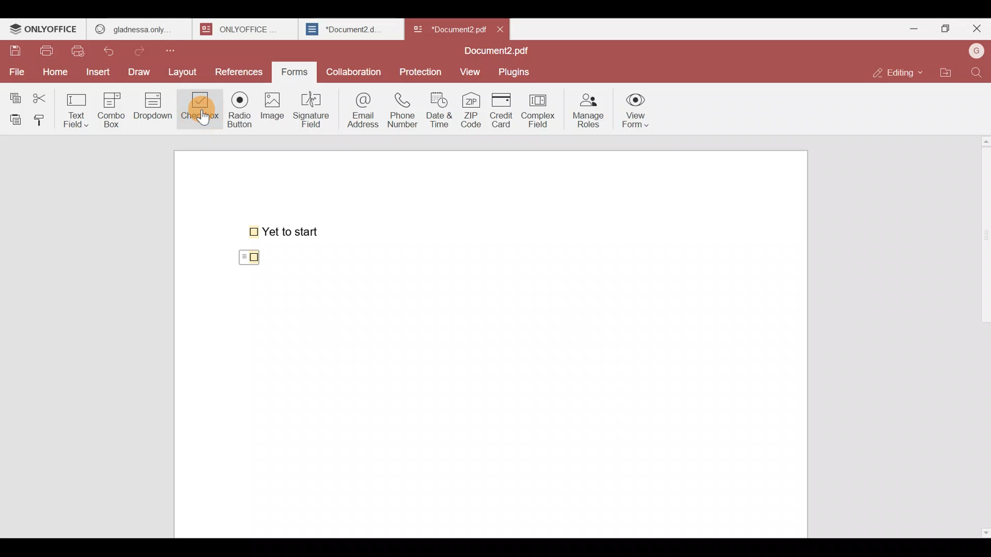 The width and height of the screenshot is (991, 557). I want to click on Redo, so click(145, 48).